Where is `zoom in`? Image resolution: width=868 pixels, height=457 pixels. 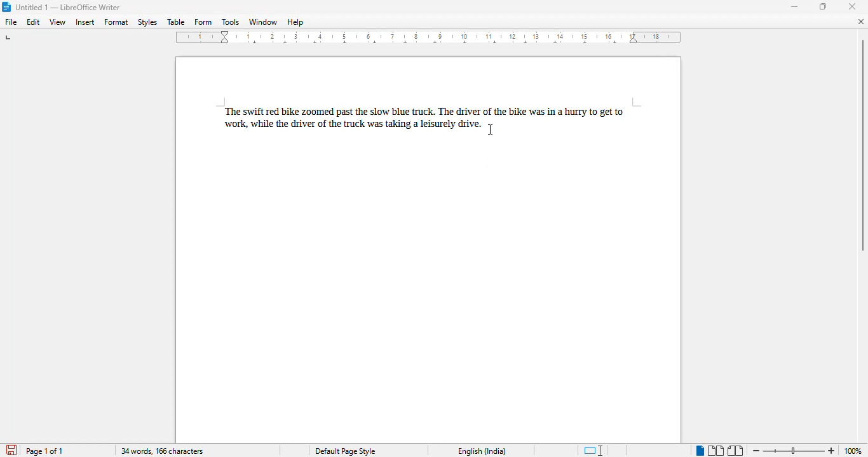
zoom in is located at coordinates (832, 450).